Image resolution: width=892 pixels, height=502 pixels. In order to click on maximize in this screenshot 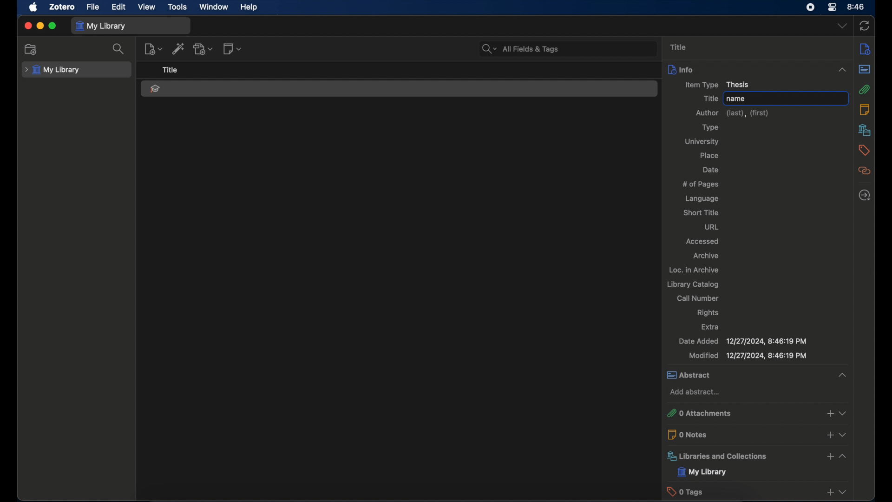, I will do `click(52, 26)`.